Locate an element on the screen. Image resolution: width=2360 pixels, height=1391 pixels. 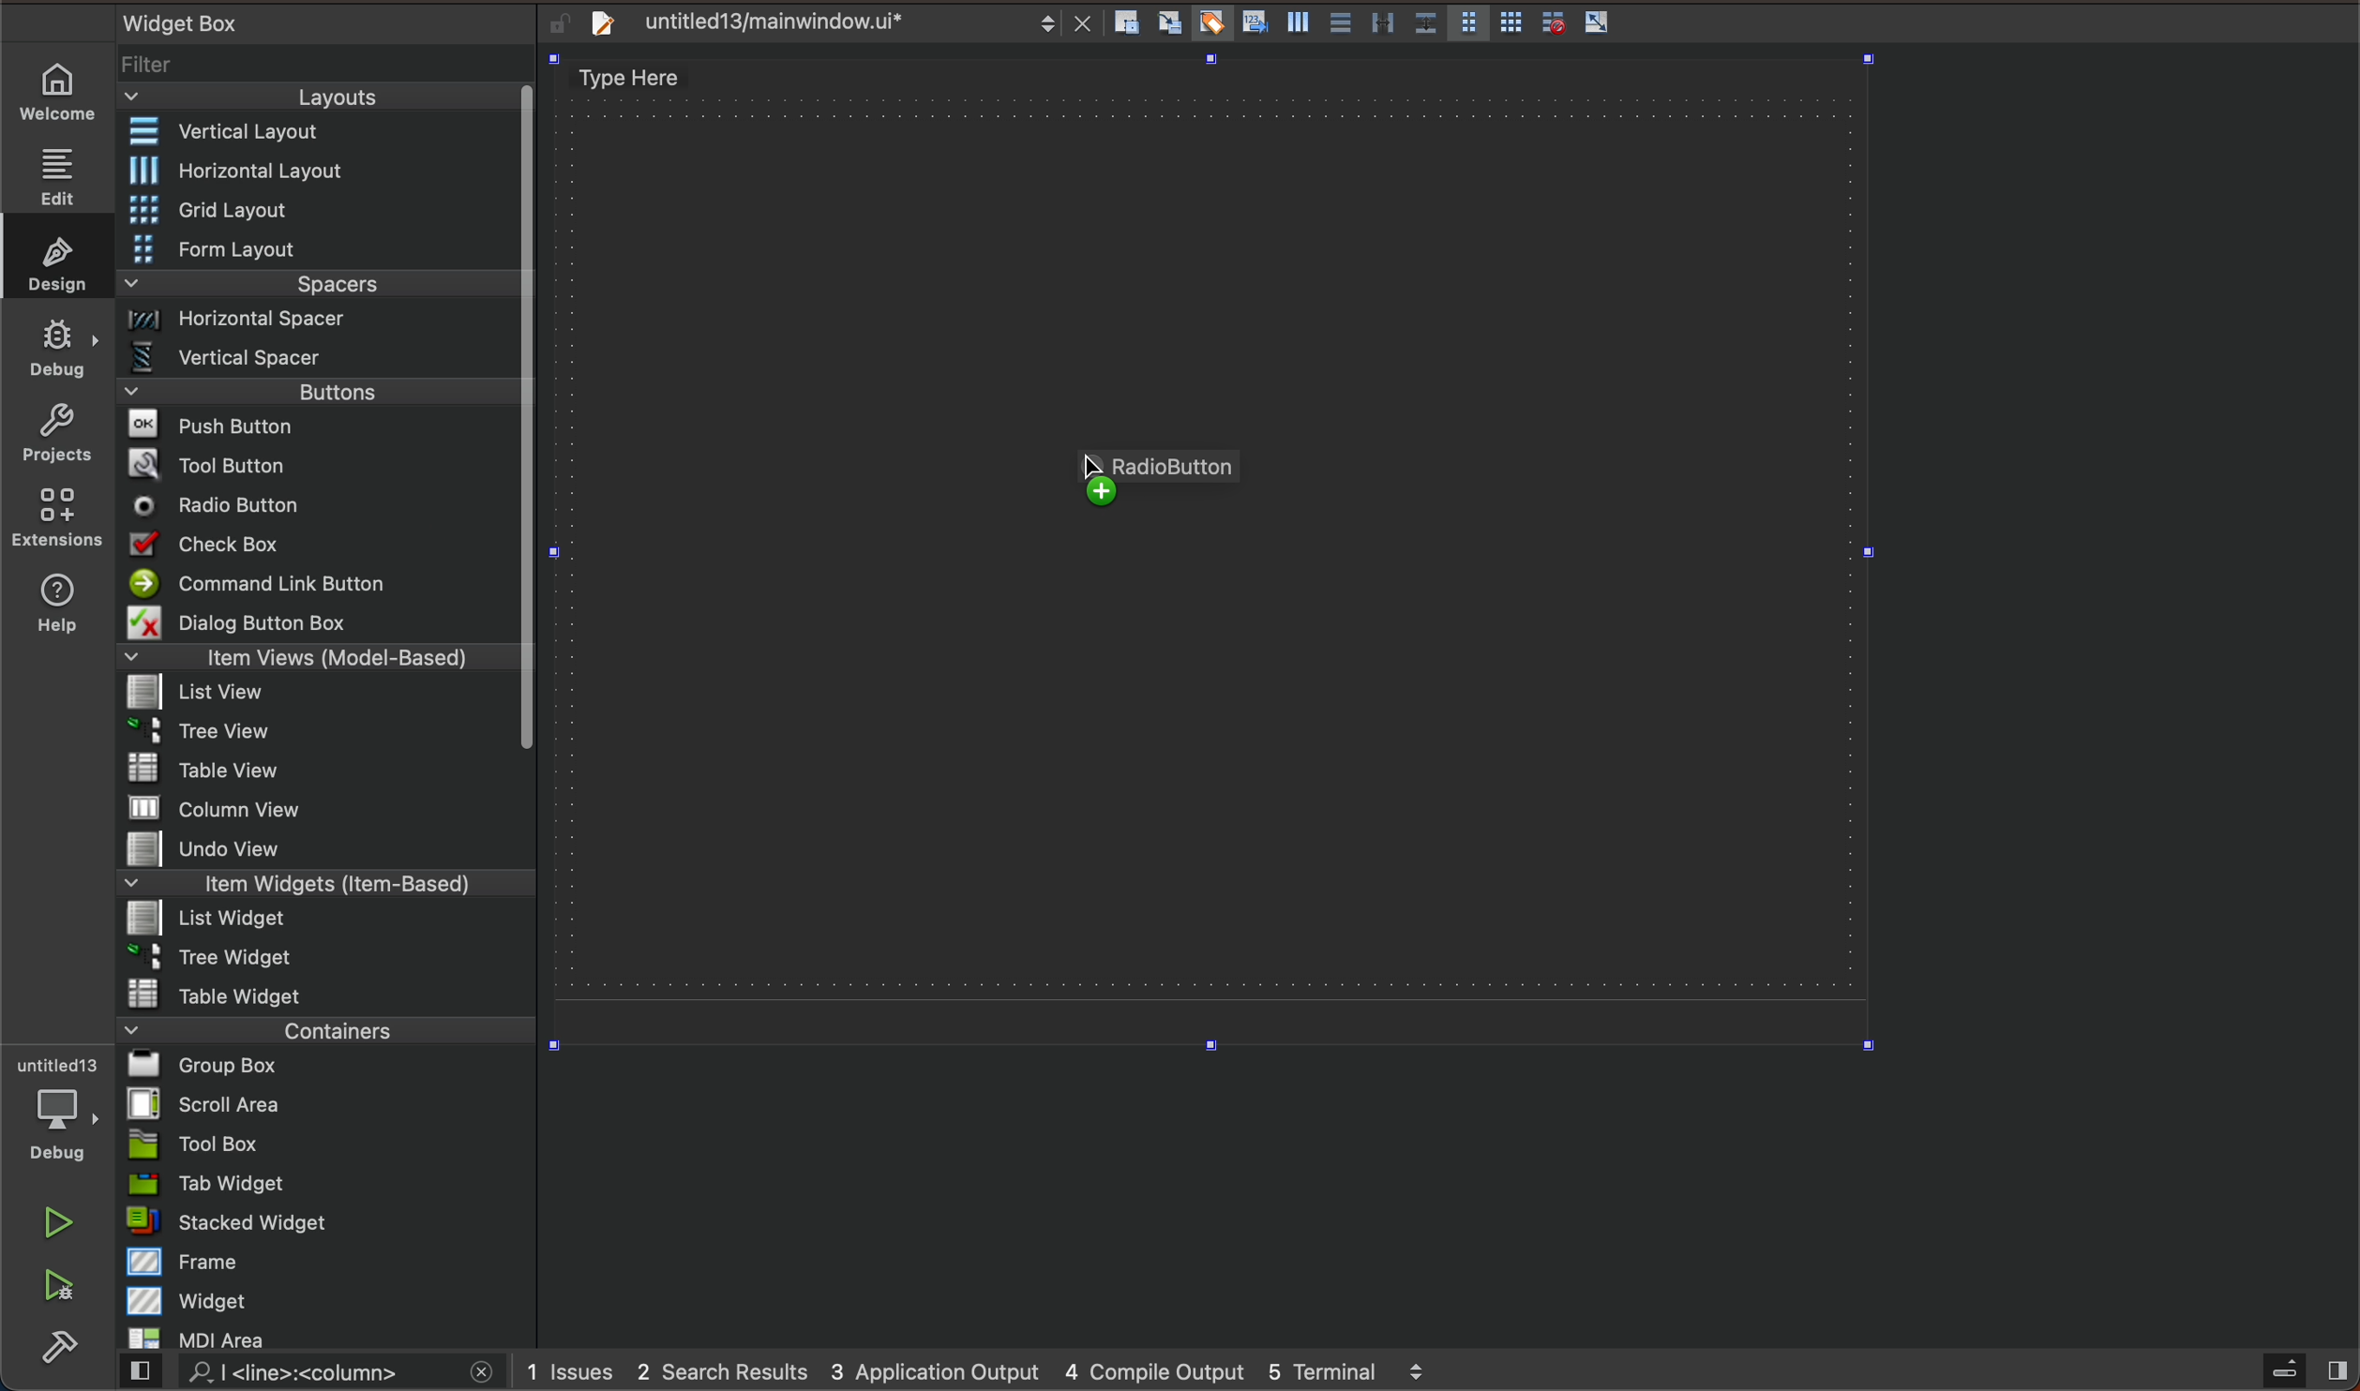
extensions is located at coordinates (55, 516).